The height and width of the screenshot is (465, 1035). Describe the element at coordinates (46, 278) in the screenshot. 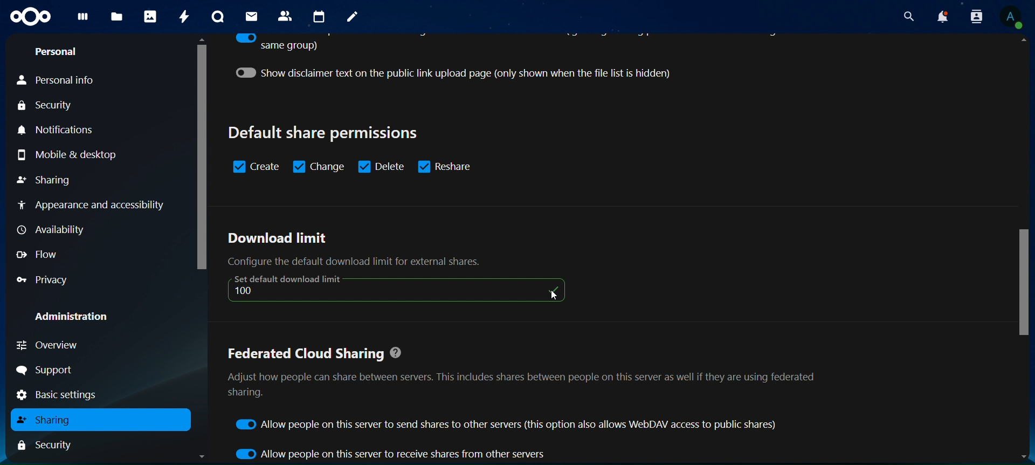

I see `privacy` at that location.